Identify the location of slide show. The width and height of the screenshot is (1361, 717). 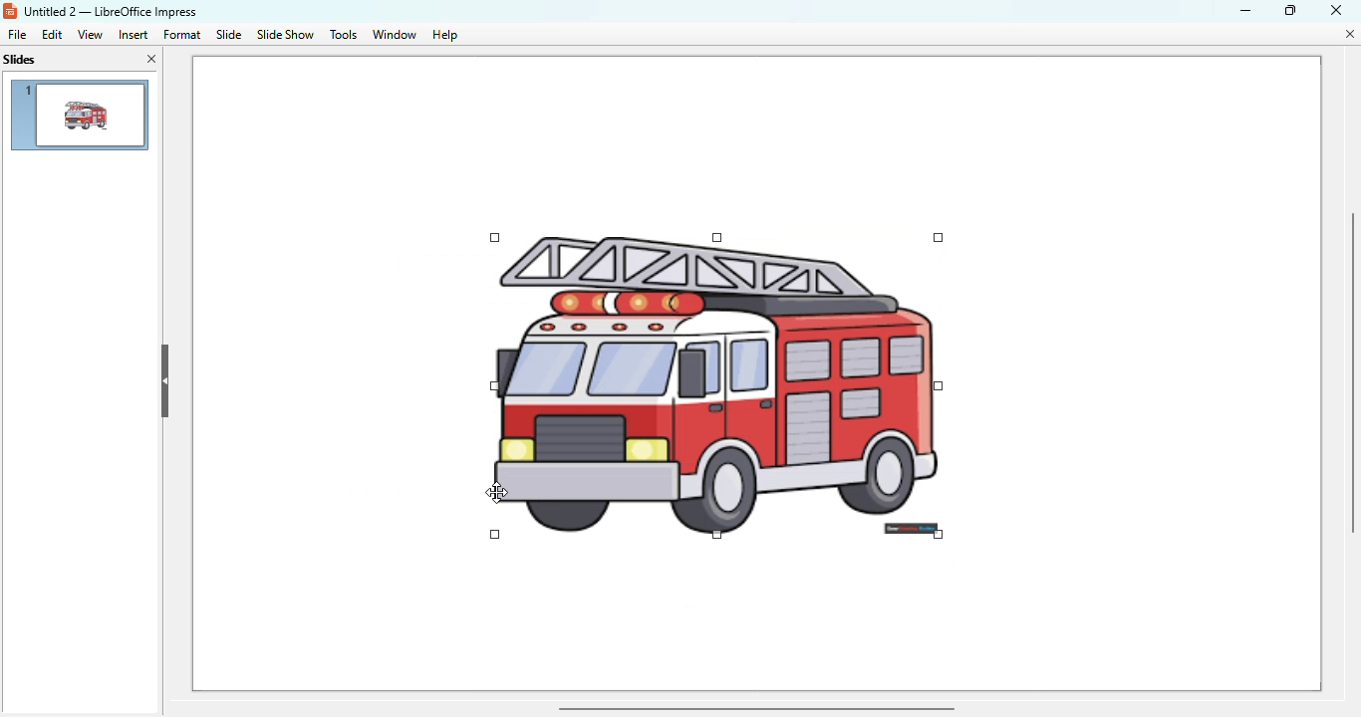
(286, 34).